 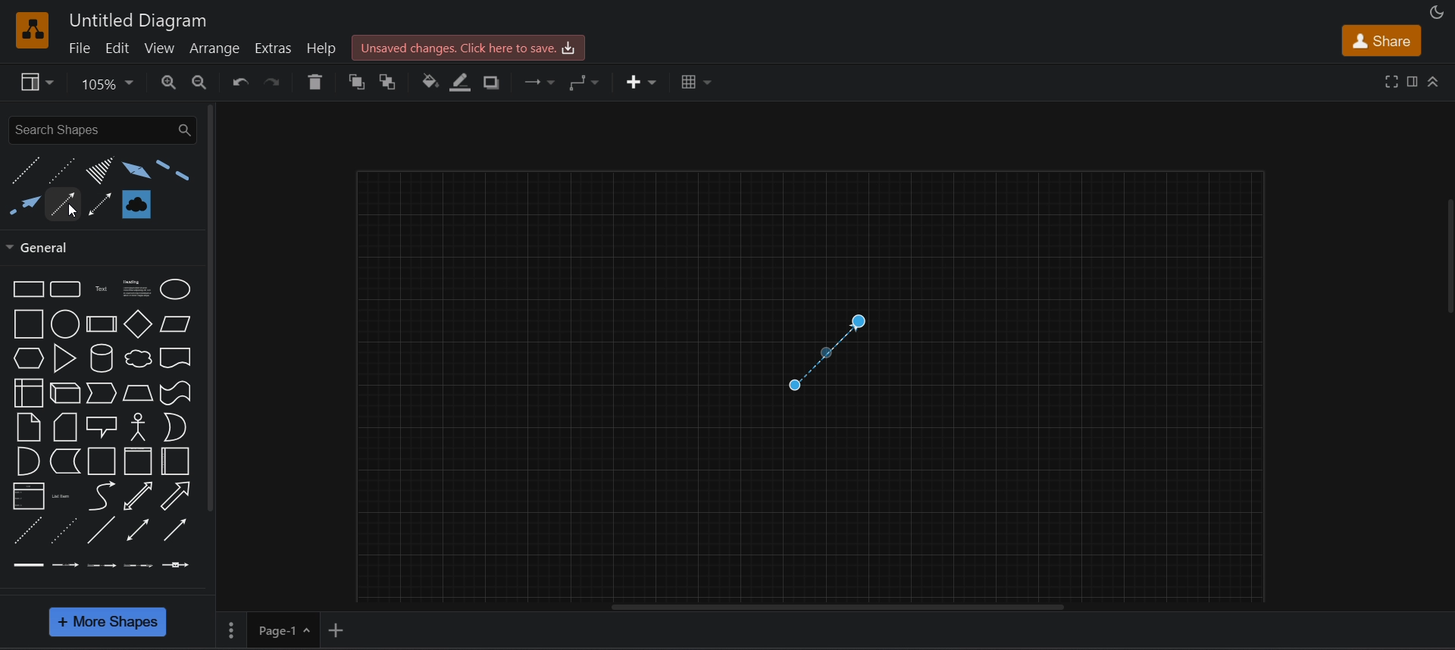 I want to click on arrow, so click(x=179, y=495).